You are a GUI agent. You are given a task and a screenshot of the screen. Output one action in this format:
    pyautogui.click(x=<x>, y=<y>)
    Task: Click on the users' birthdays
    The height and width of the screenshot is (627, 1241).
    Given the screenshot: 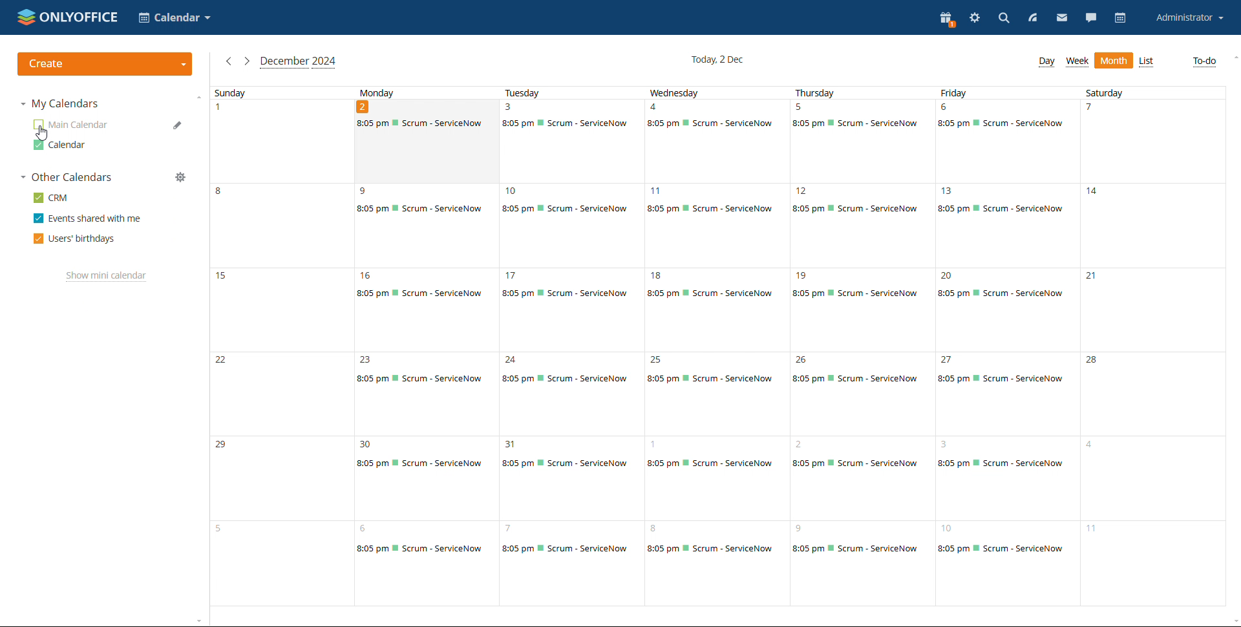 What is the action you would take?
    pyautogui.click(x=76, y=238)
    